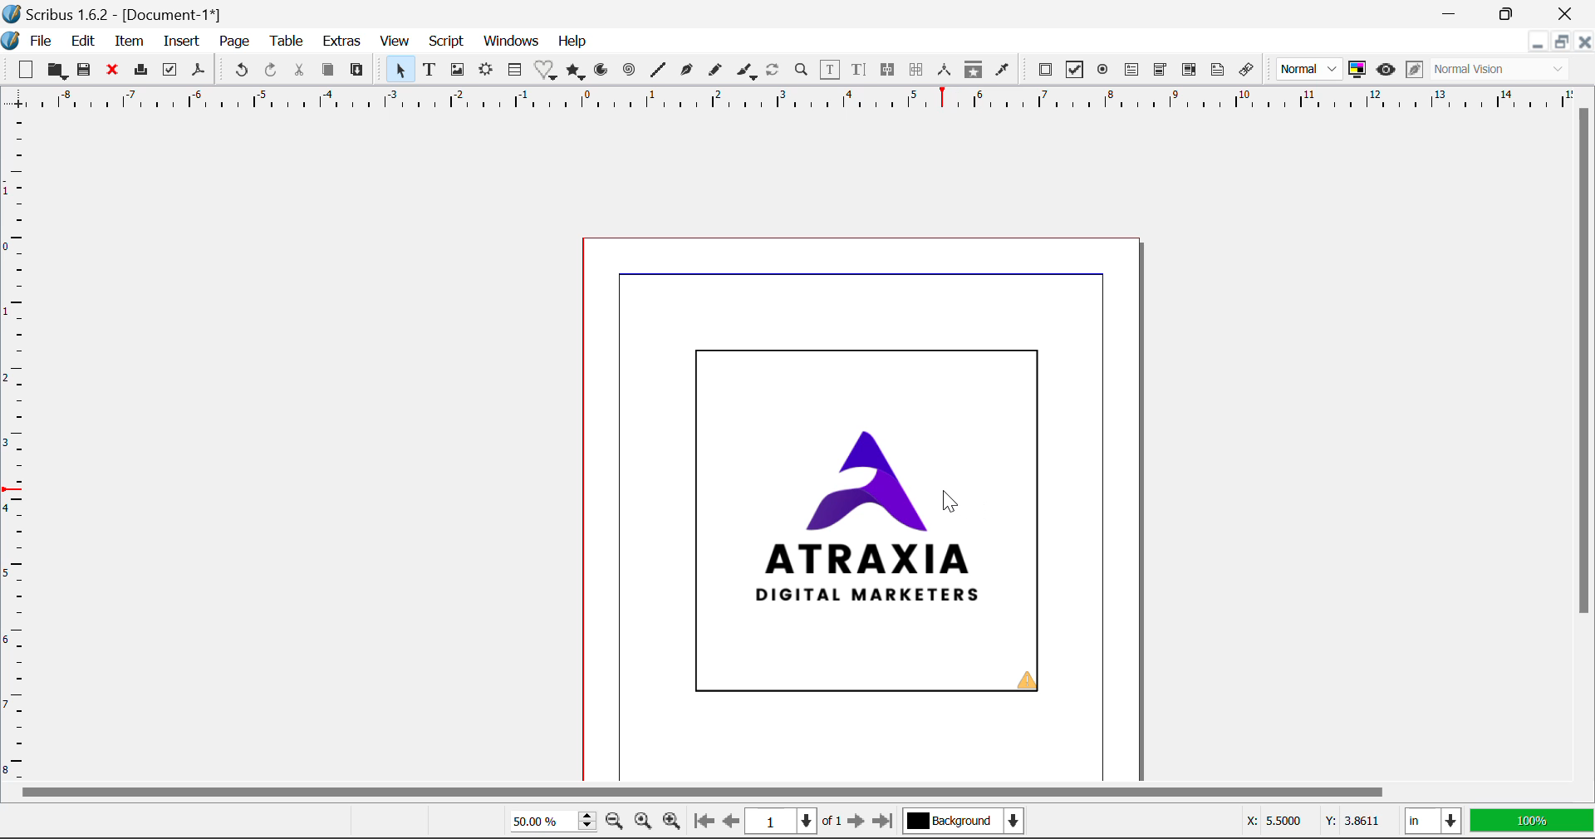 The width and height of the screenshot is (1595, 839). I want to click on Close, so click(1584, 42).